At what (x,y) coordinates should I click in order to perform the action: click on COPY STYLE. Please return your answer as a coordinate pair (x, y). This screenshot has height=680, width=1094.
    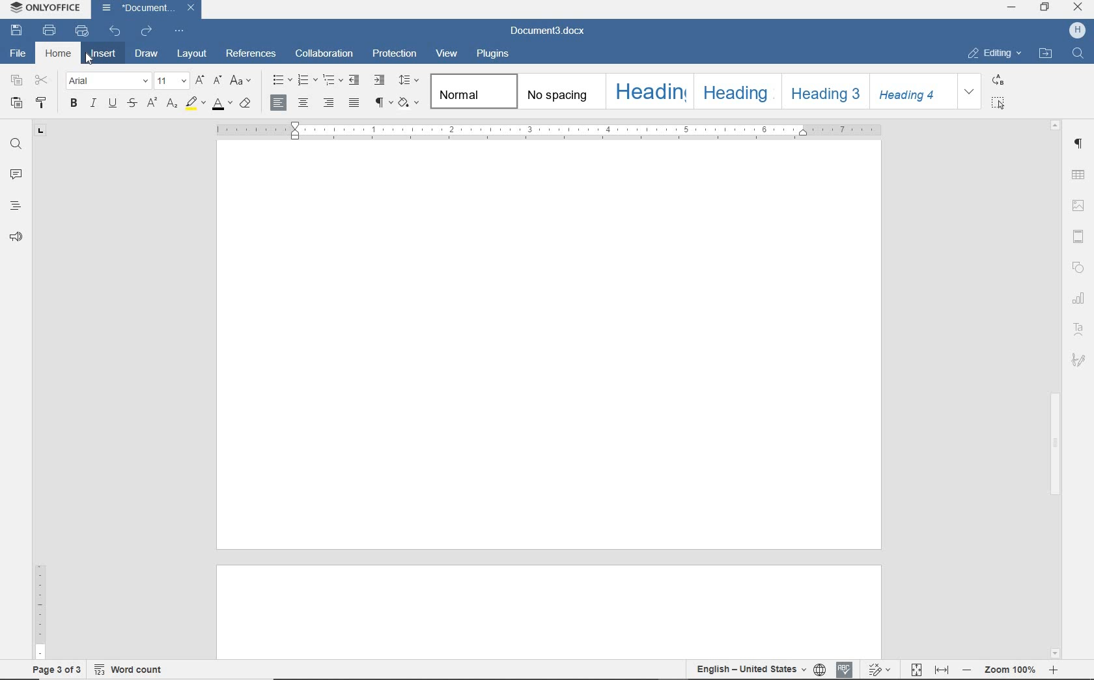
    Looking at the image, I should click on (42, 103).